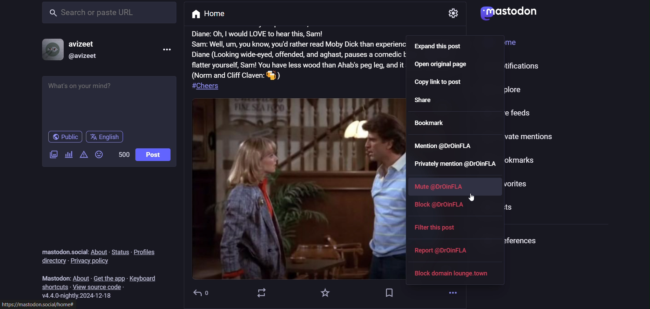  I want to click on bookmarks, so click(431, 121).